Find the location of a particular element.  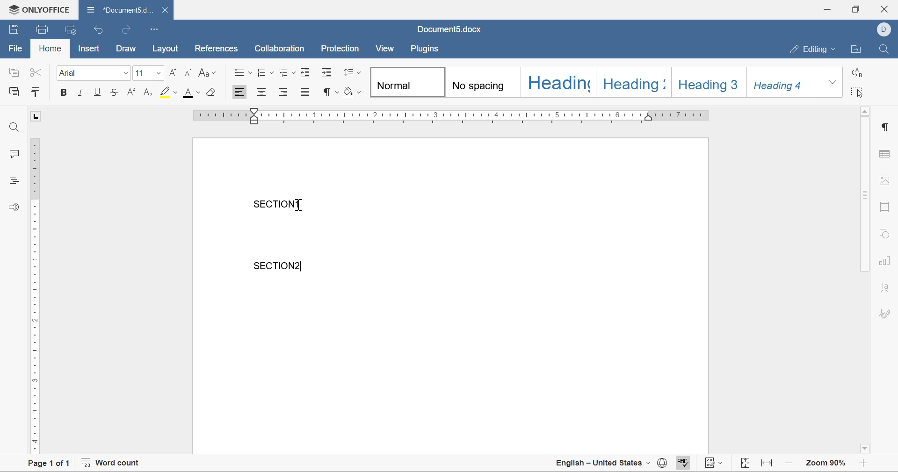

find is located at coordinates (884, 48).